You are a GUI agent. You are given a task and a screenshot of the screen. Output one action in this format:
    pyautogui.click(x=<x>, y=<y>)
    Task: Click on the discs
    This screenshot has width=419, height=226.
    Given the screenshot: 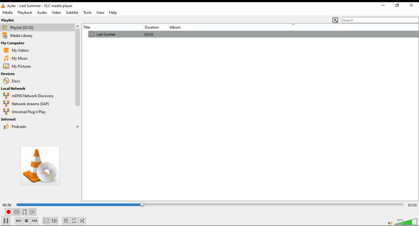 What is the action you would take?
    pyautogui.click(x=11, y=81)
    